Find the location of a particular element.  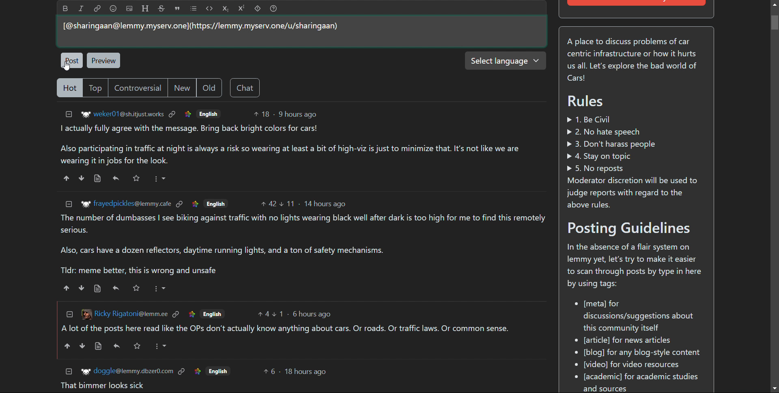

upvote is located at coordinates (67, 288).